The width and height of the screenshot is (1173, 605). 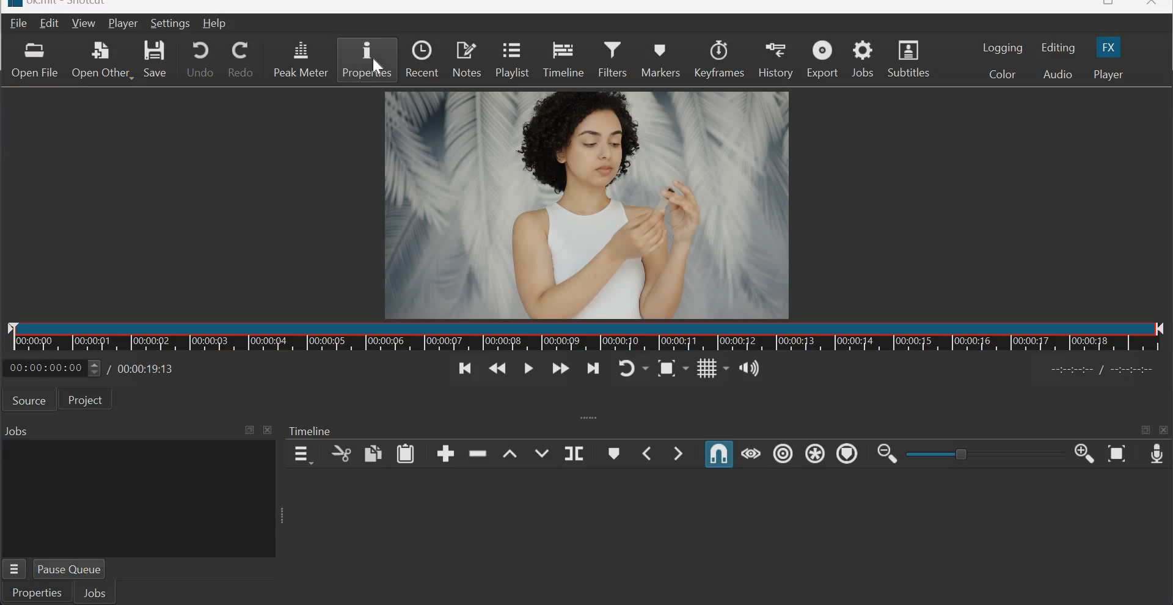 What do you see at coordinates (587, 336) in the screenshot?
I see `Timeline` at bounding box center [587, 336].